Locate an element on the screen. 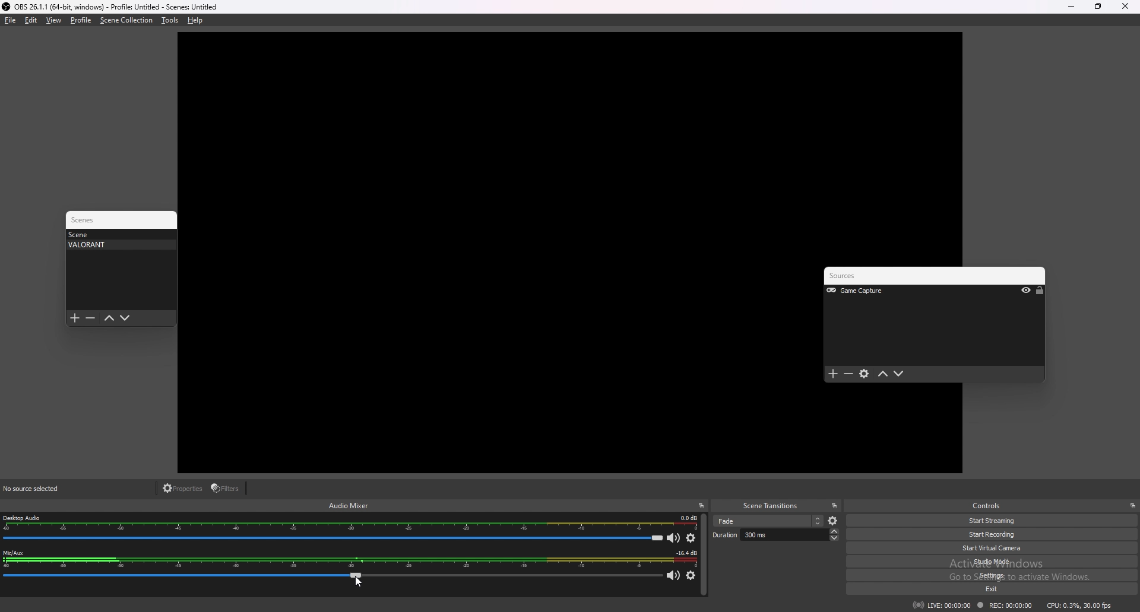 The width and height of the screenshot is (1140, 612). duration is located at coordinates (775, 534).